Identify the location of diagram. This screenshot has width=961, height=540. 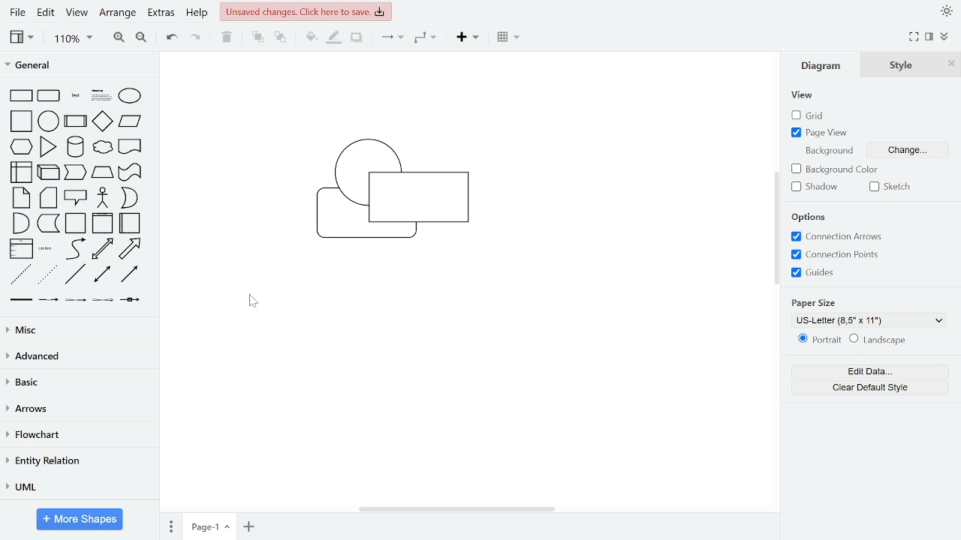
(821, 67).